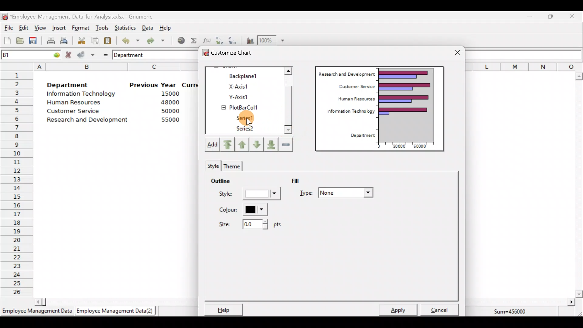 Image resolution: width=583 pixels, height=328 pixels. What do you see at coordinates (528, 18) in the screenshot?
I see `Minimize` at bounding box center [528, 18].